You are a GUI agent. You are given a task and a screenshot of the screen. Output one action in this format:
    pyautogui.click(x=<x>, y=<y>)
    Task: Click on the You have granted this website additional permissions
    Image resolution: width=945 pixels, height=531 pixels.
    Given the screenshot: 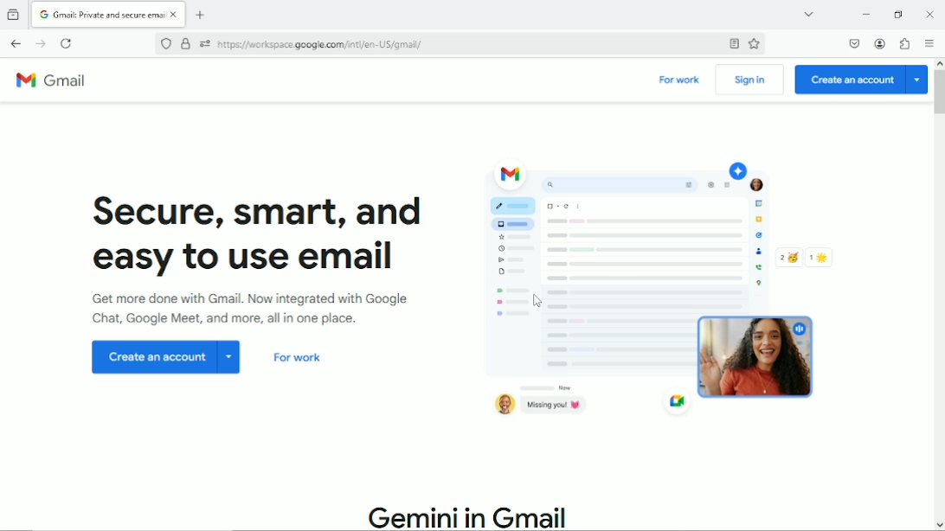 What is the action you would take?
    pyautogui.click(x=203, y=44)
    